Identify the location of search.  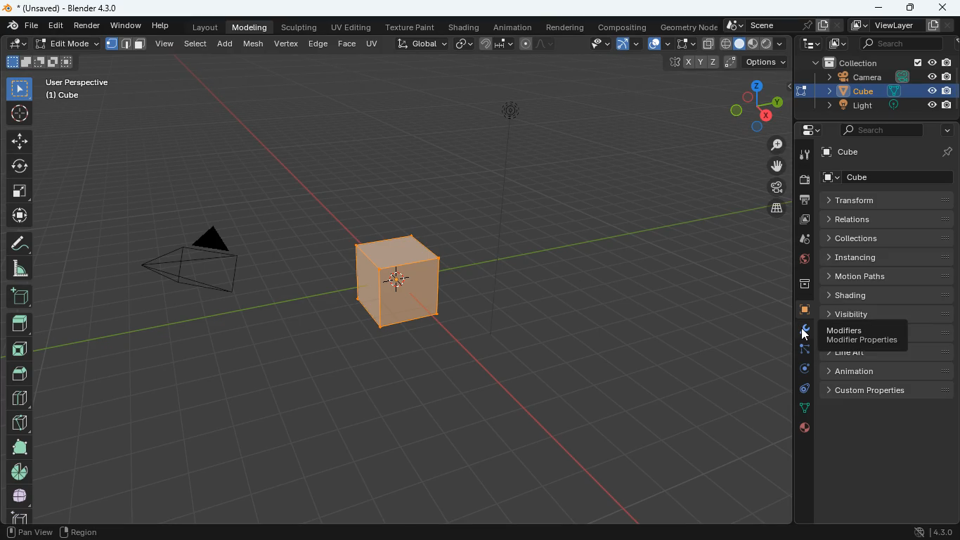
(903, 44).